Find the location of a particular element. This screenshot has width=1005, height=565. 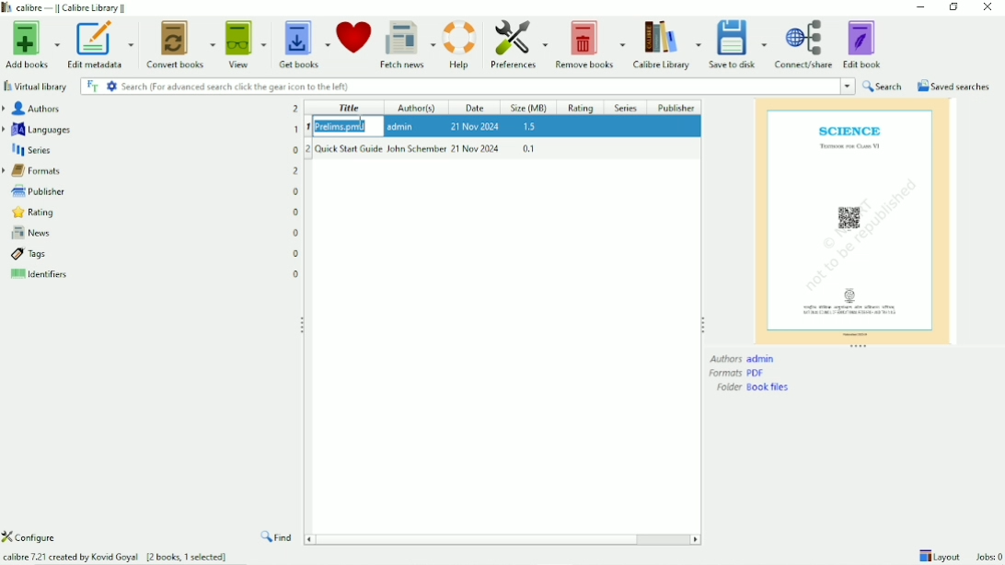

1.5 is located at coordinates (530, 127).